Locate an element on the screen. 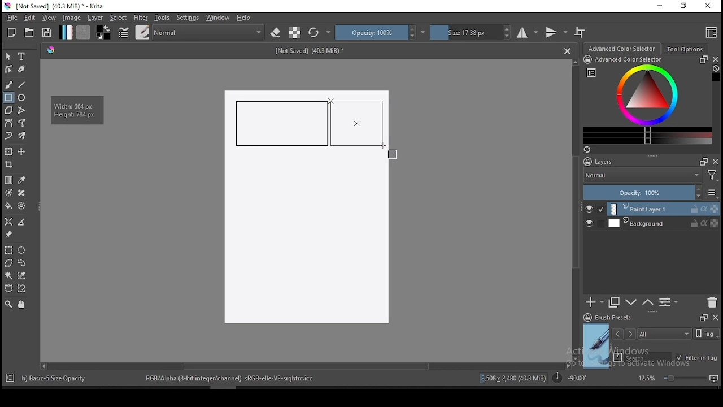  blending mode is located at coordinates (209, 32).